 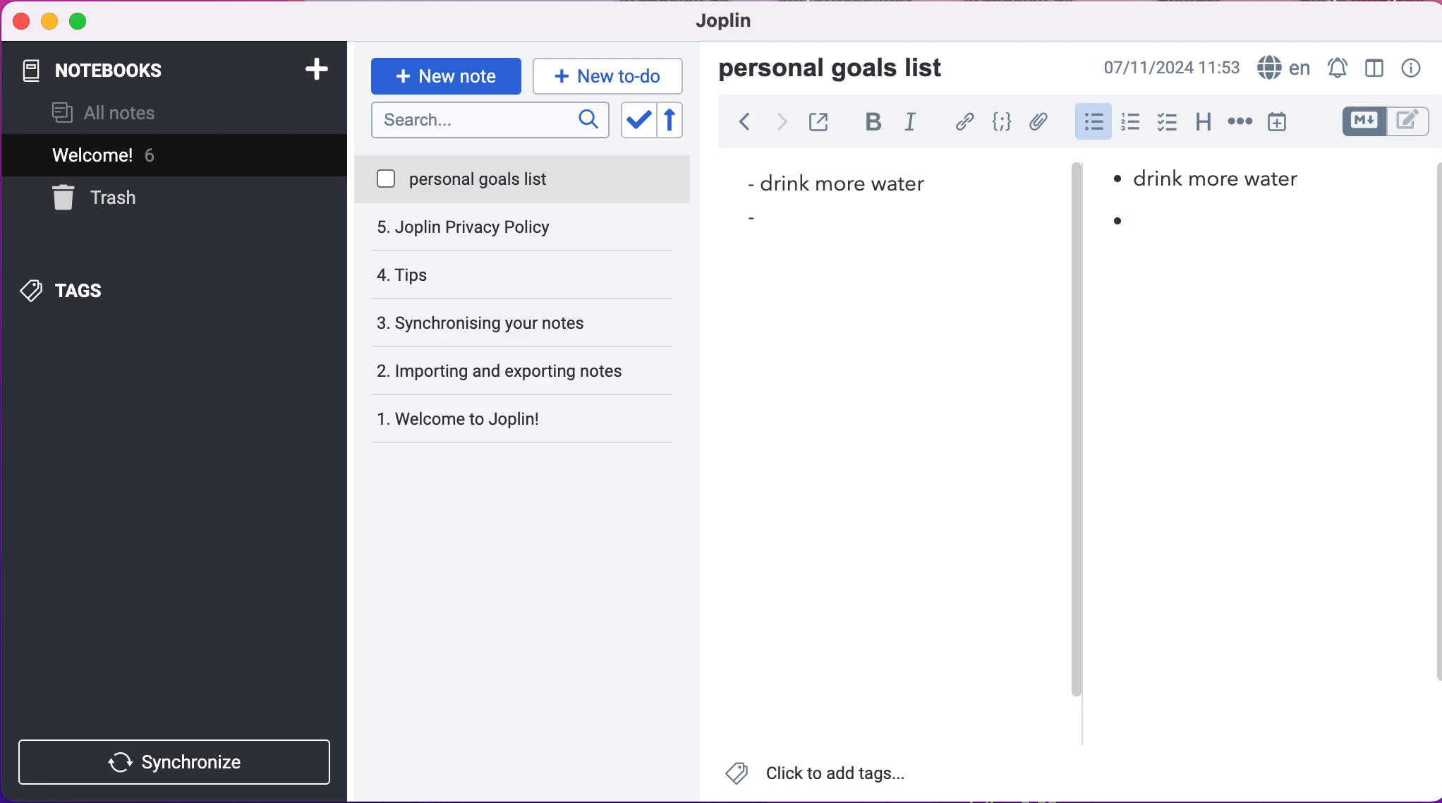 What do you see at coordinates (1076, 212) in the screenshot?
I see `vertical slider` at bounding box center [1076, 212].